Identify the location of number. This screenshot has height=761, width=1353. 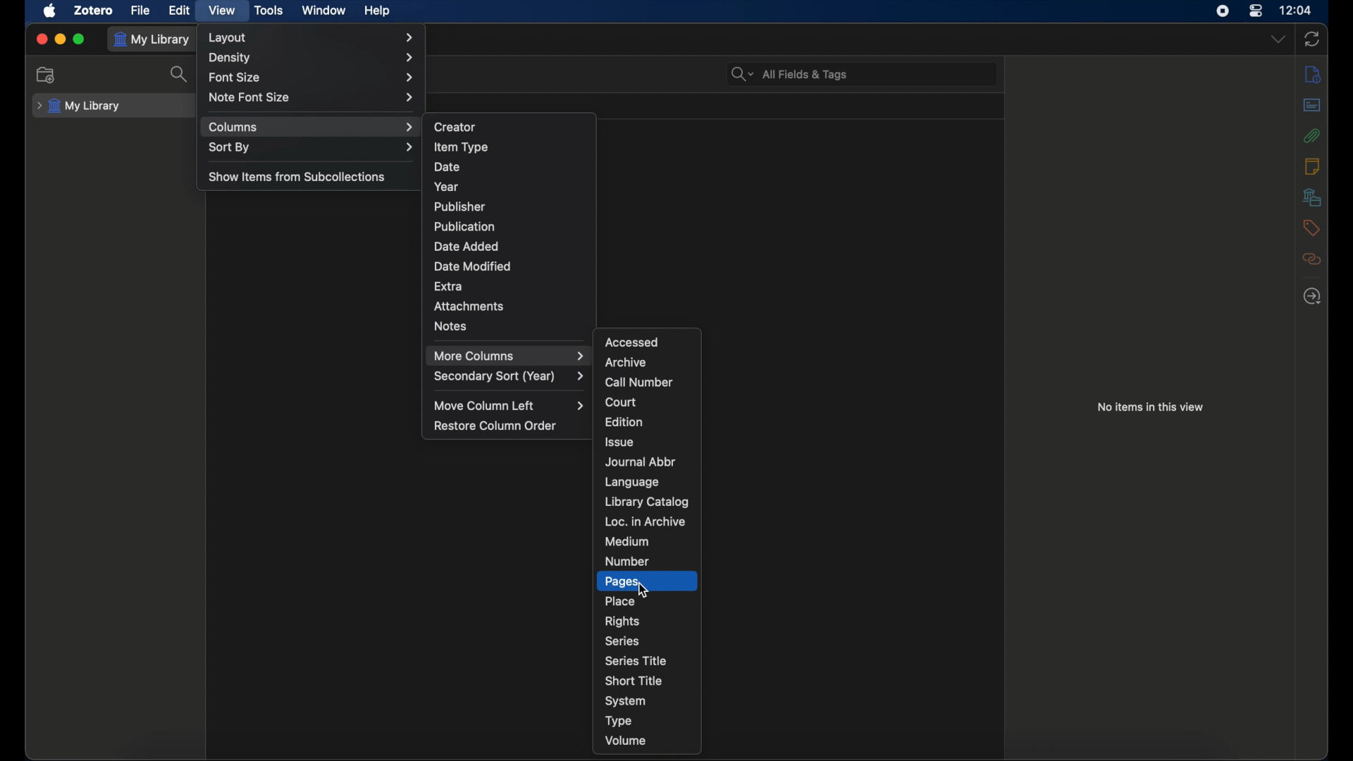
(626, 560).